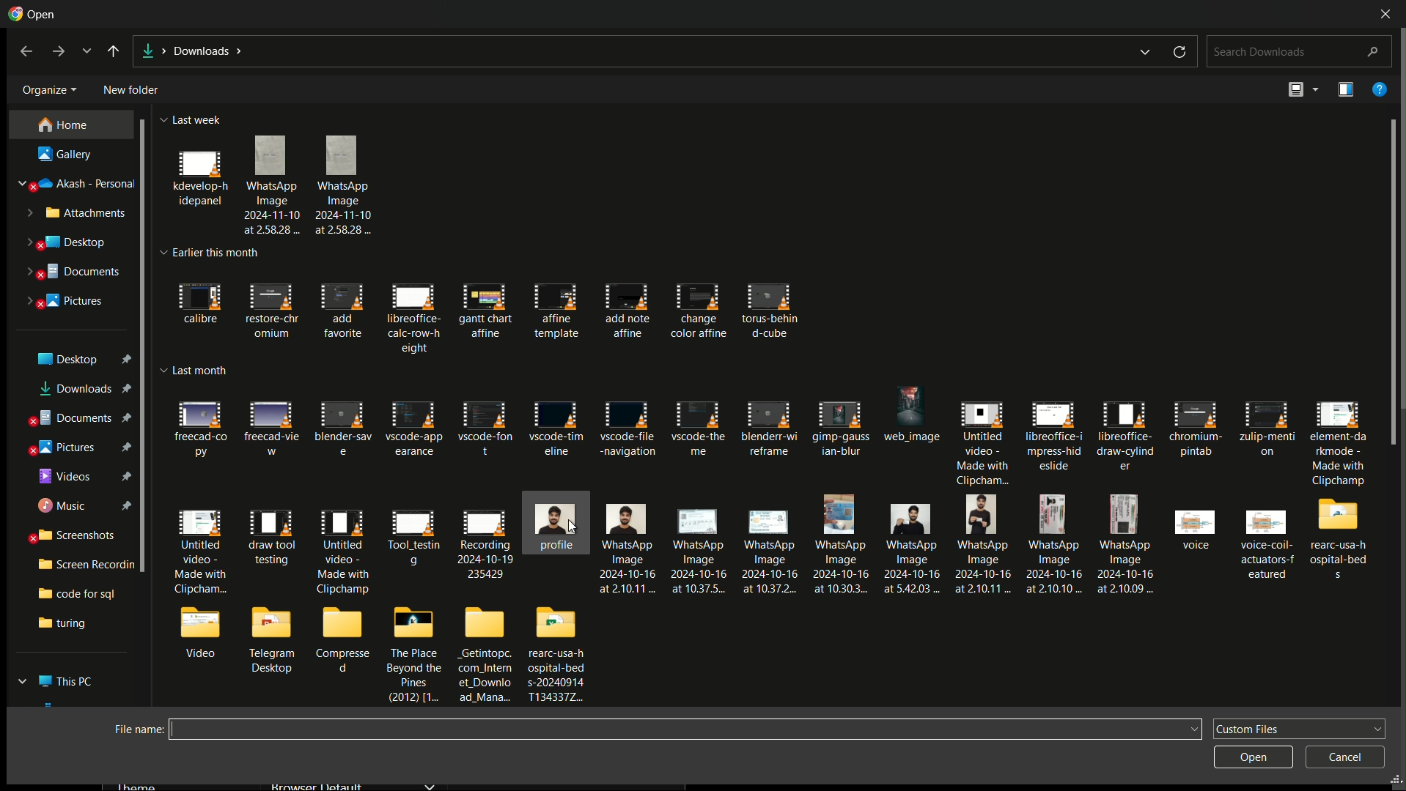  Describe the element at coordinates (87, 52) in the screenshot. I see `recent locations` at that location.